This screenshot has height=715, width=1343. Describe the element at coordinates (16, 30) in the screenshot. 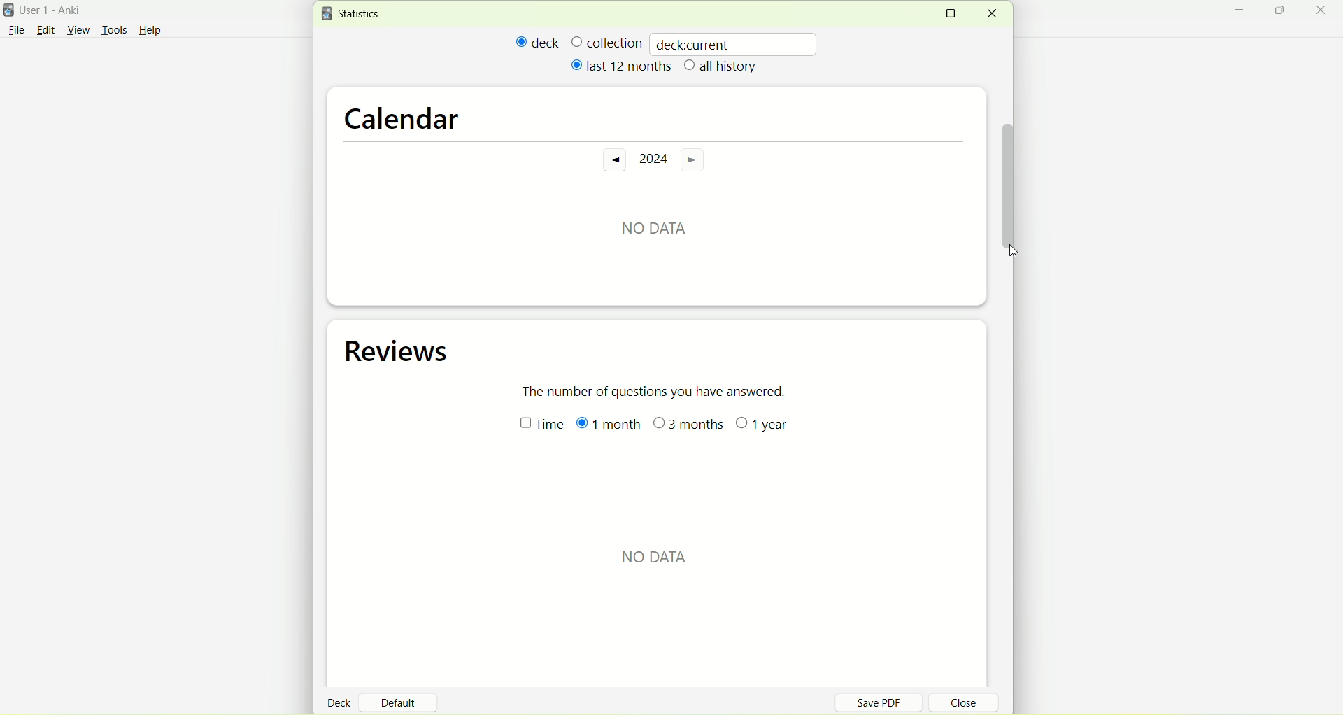

I see `File ` at that location.